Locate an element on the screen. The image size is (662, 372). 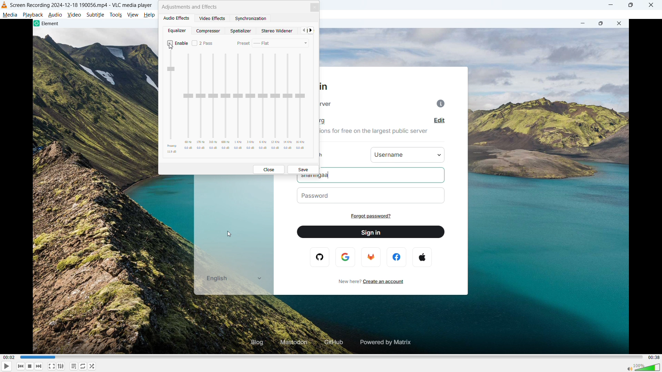
Enable equaliser  is located at coordinates (177, 45).